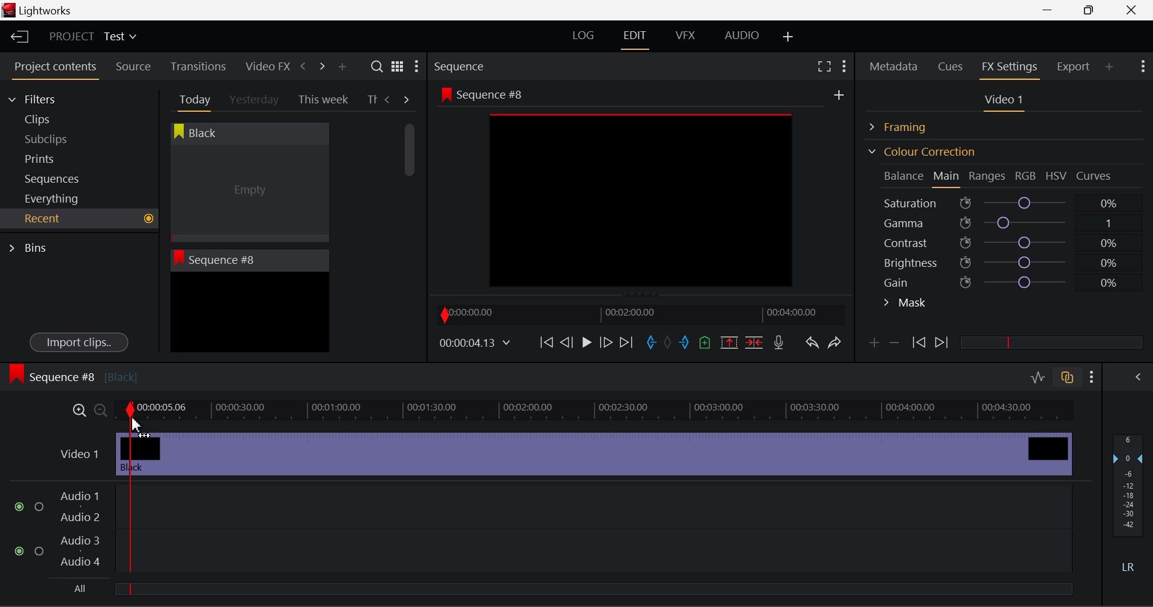 Image resolution: width=1153 pixels, height=607 pixels. Describe the element at coordinates (1092, 377) in the screenshot. I see `Show Settings` at that location.